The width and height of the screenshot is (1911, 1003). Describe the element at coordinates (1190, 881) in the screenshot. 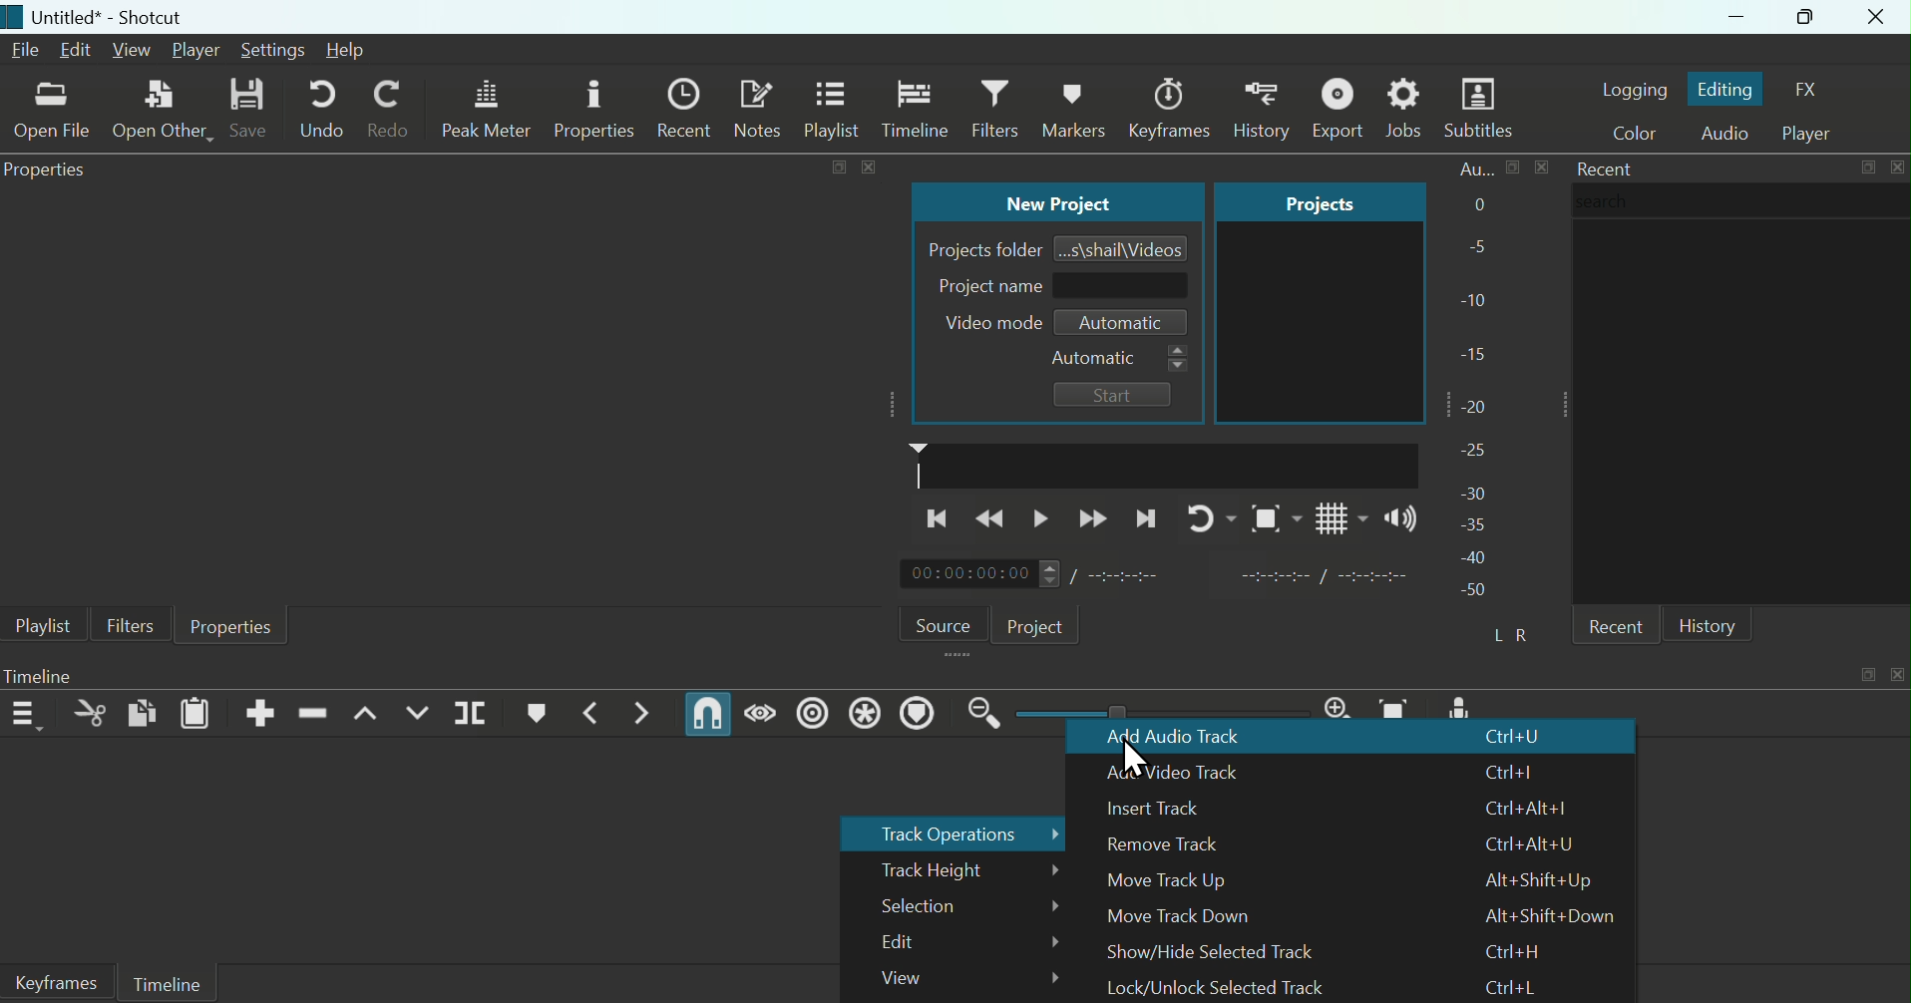

I see `Move Track Up` at that location.